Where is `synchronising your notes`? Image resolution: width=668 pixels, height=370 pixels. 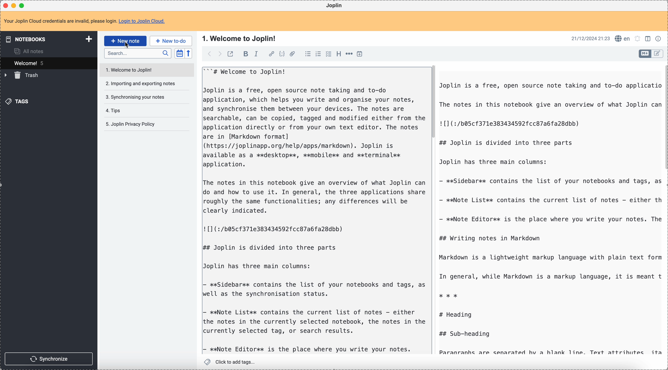 synchronising your notes is located at coordinates (135, 97).